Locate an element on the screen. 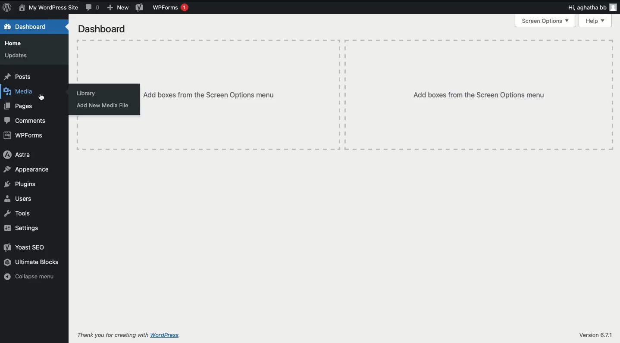 This screenshot has width=620, height=343. Hi users is located at coordinates (593, 8).